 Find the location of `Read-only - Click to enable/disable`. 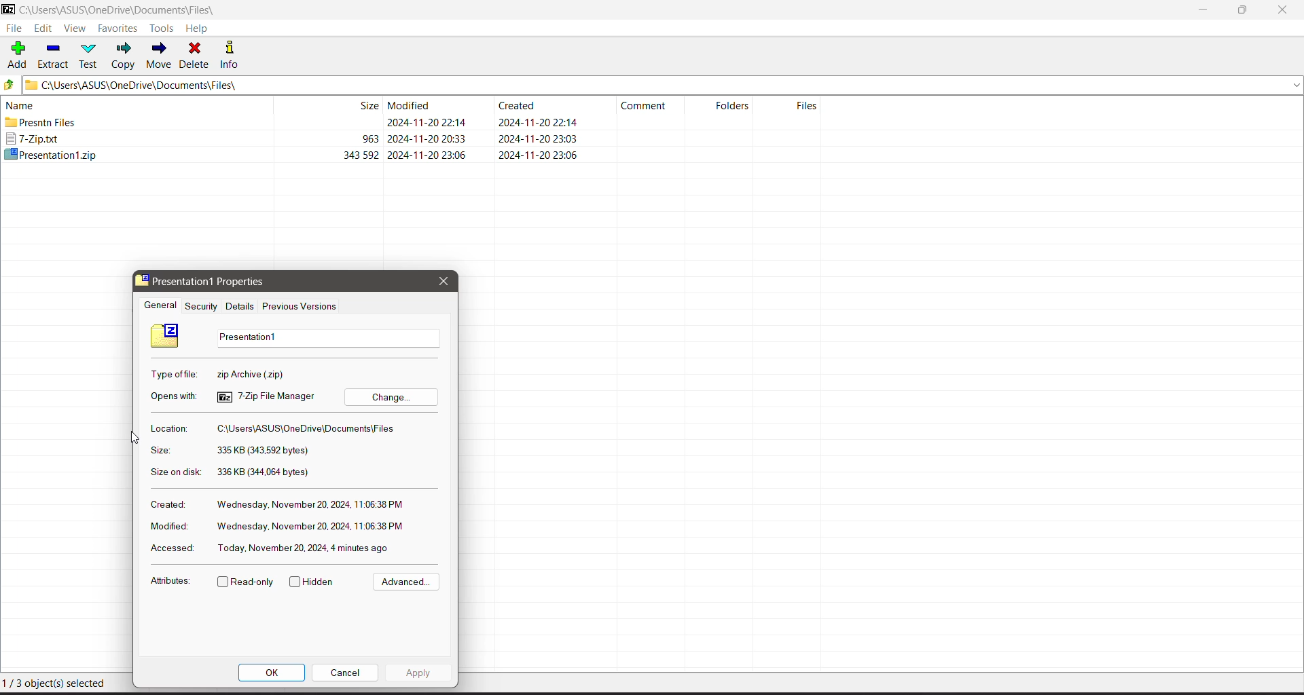

Read-only - Click to enable/disable is located at coordinates (246, 583).